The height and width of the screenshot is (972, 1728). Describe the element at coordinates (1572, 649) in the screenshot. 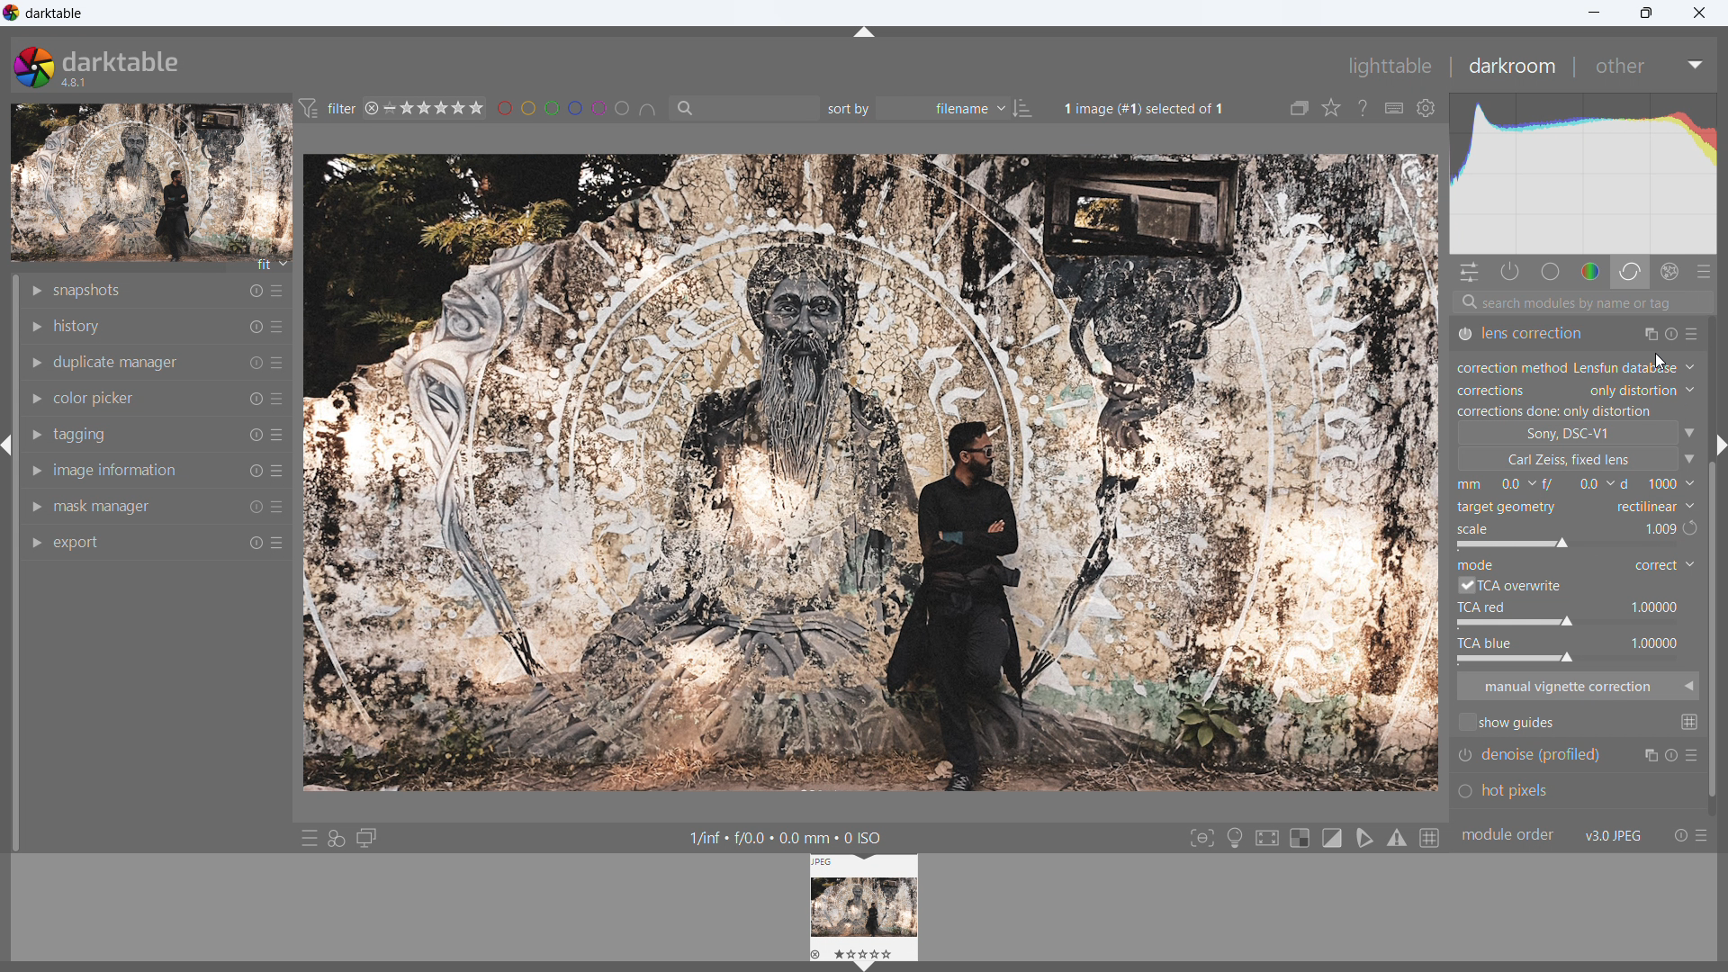

I see `tca blue` at that location.